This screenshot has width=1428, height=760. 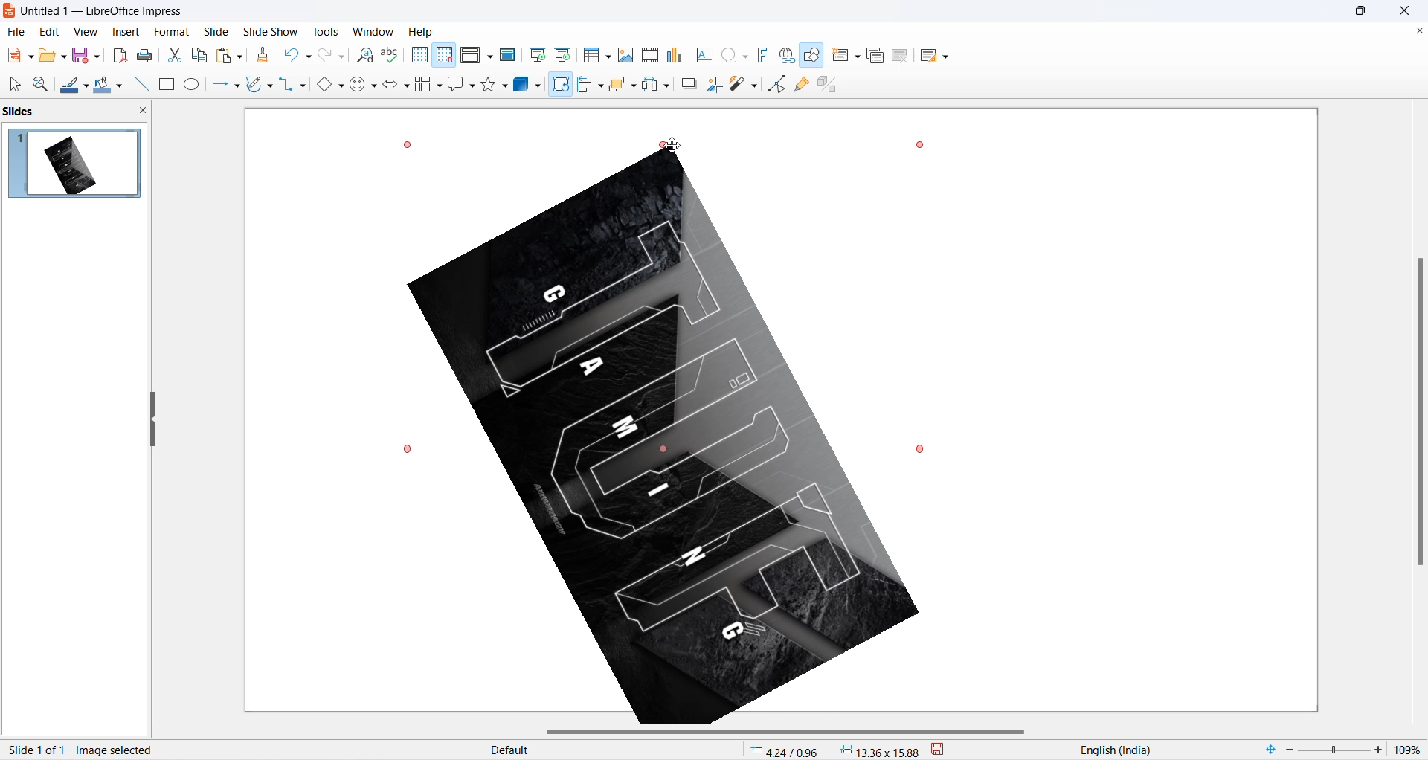 I want to click on slide layout icon, so click(x=930, y=58).